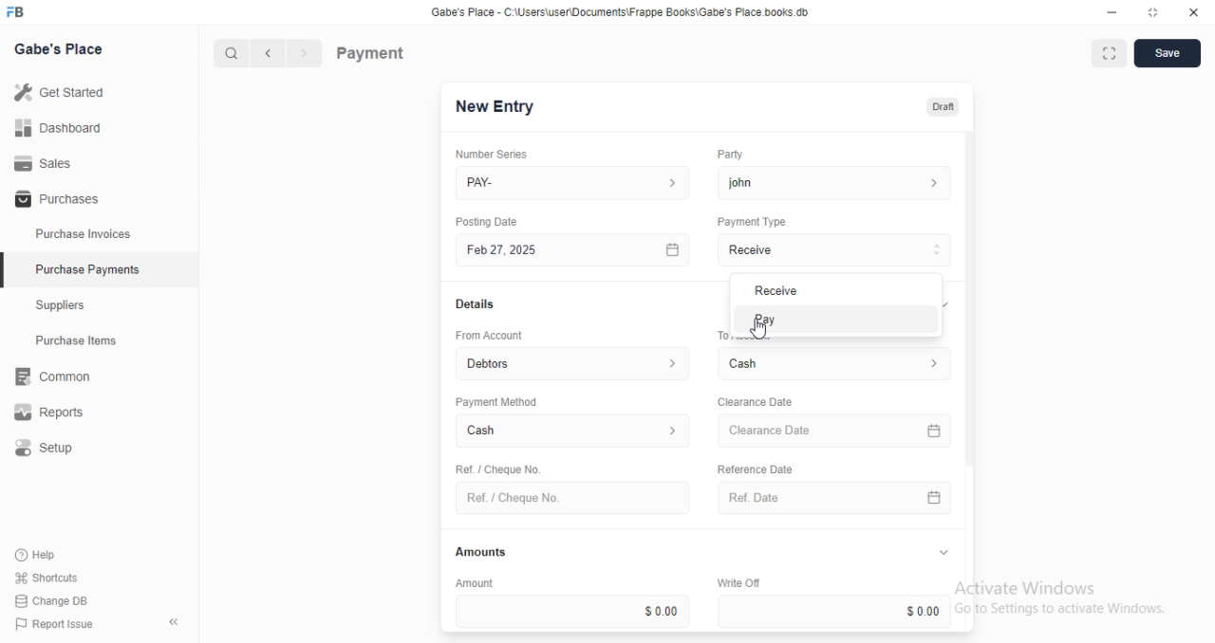 The width and height of the screenshot is (1215, 643). I want to click on Clearance Date, so click(754, 402).